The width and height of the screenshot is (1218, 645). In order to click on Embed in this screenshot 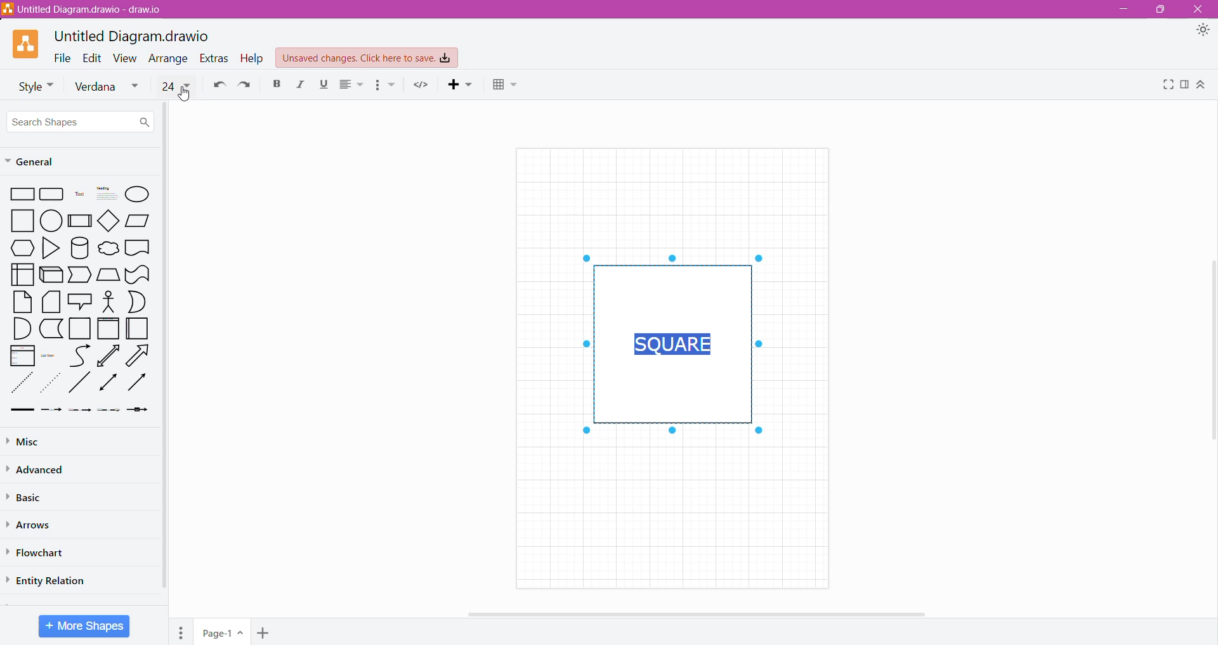, I will do `click(420, 85)`.